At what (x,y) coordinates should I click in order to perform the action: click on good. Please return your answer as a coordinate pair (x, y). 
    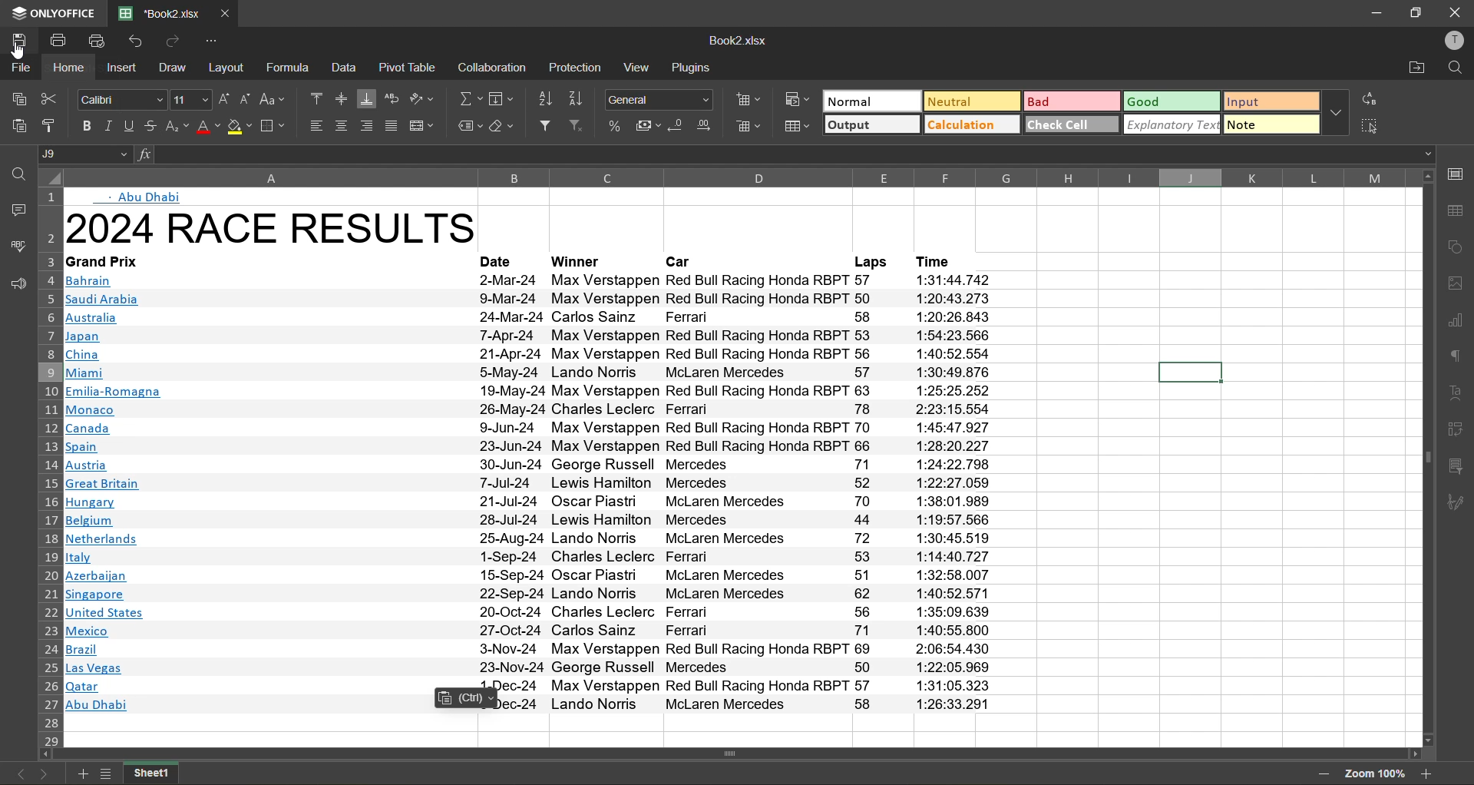
    Looking at the image, I should click on (1175, 101).